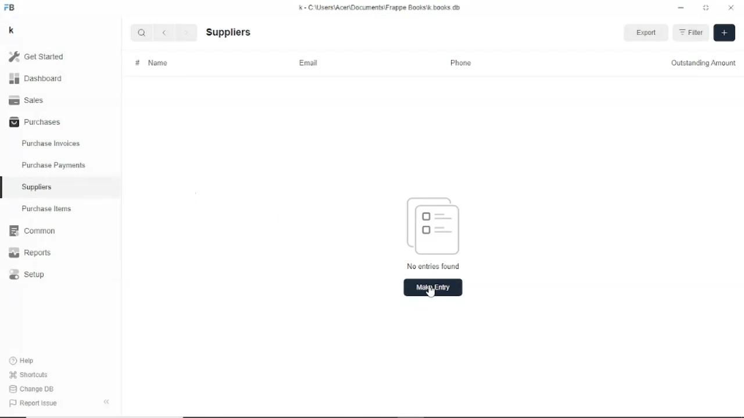 This screenshot has width=744, height=418. What do you see at coordinates (646, 32) in the screenshot?
I see `Export` at bounding box center [646, 32].